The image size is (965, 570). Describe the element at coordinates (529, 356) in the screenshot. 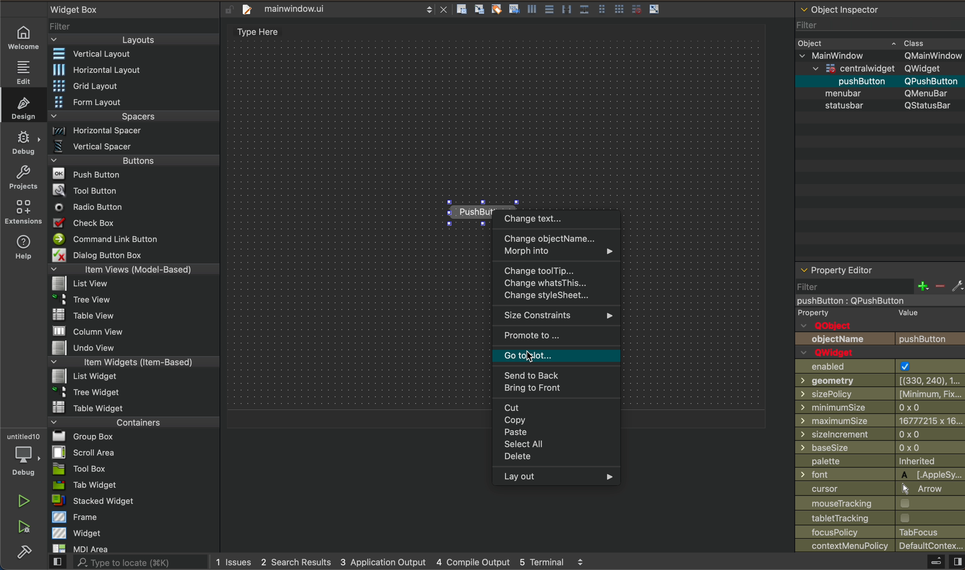

I see `Cursor` at that location.